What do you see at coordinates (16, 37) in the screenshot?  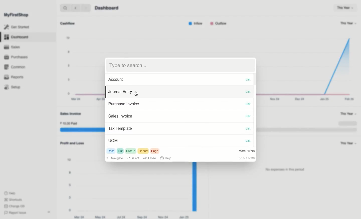 I see `Dashboard` at bounding box center [16, 37].